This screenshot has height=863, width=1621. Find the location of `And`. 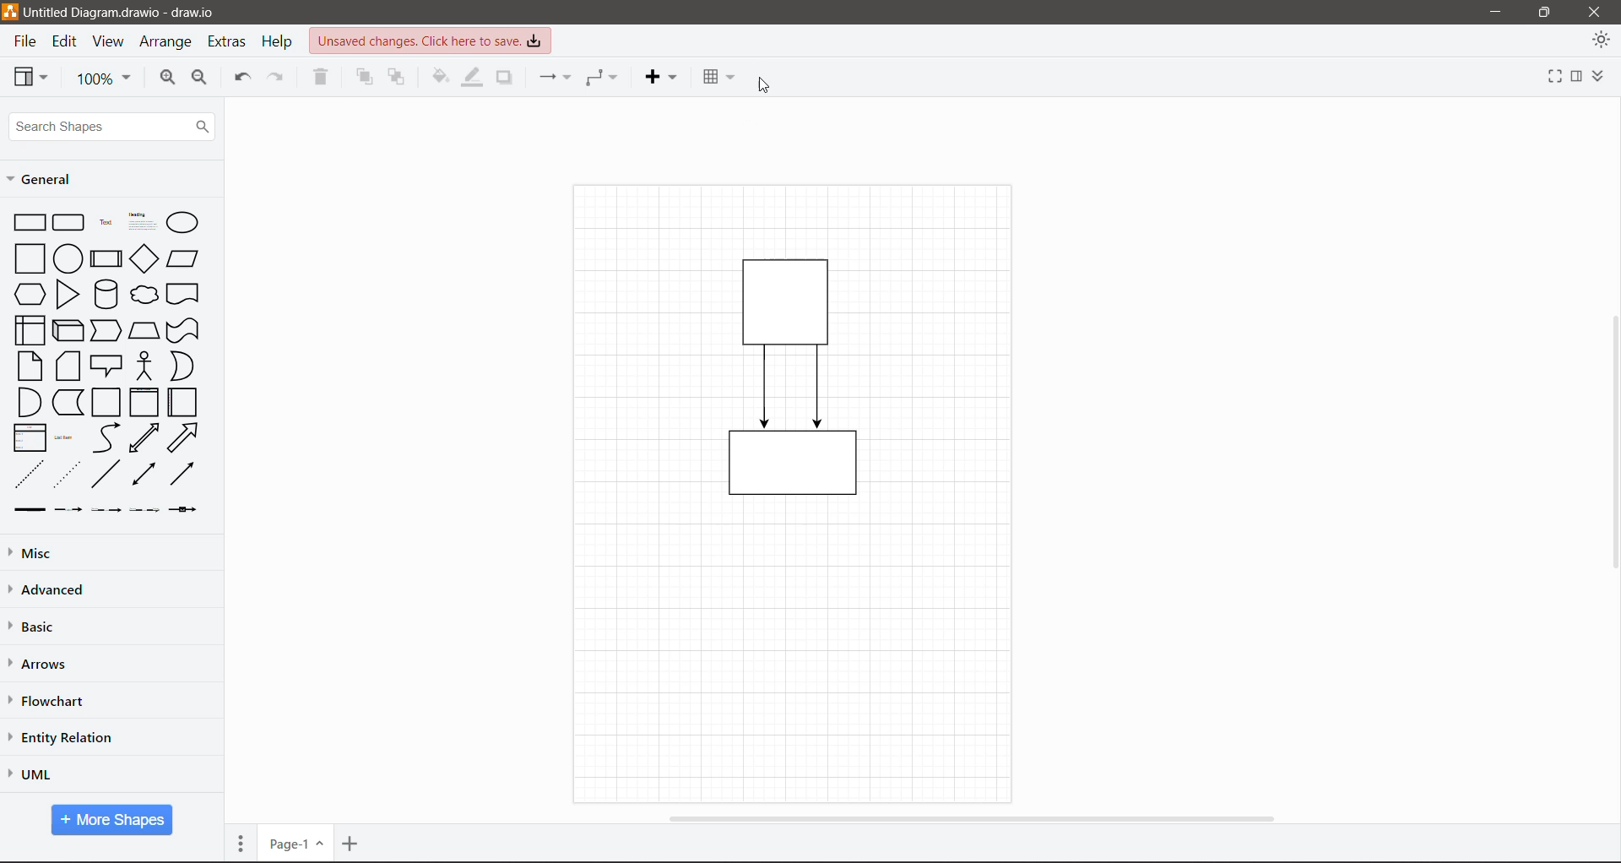

And is located at coordinates (28, 402).